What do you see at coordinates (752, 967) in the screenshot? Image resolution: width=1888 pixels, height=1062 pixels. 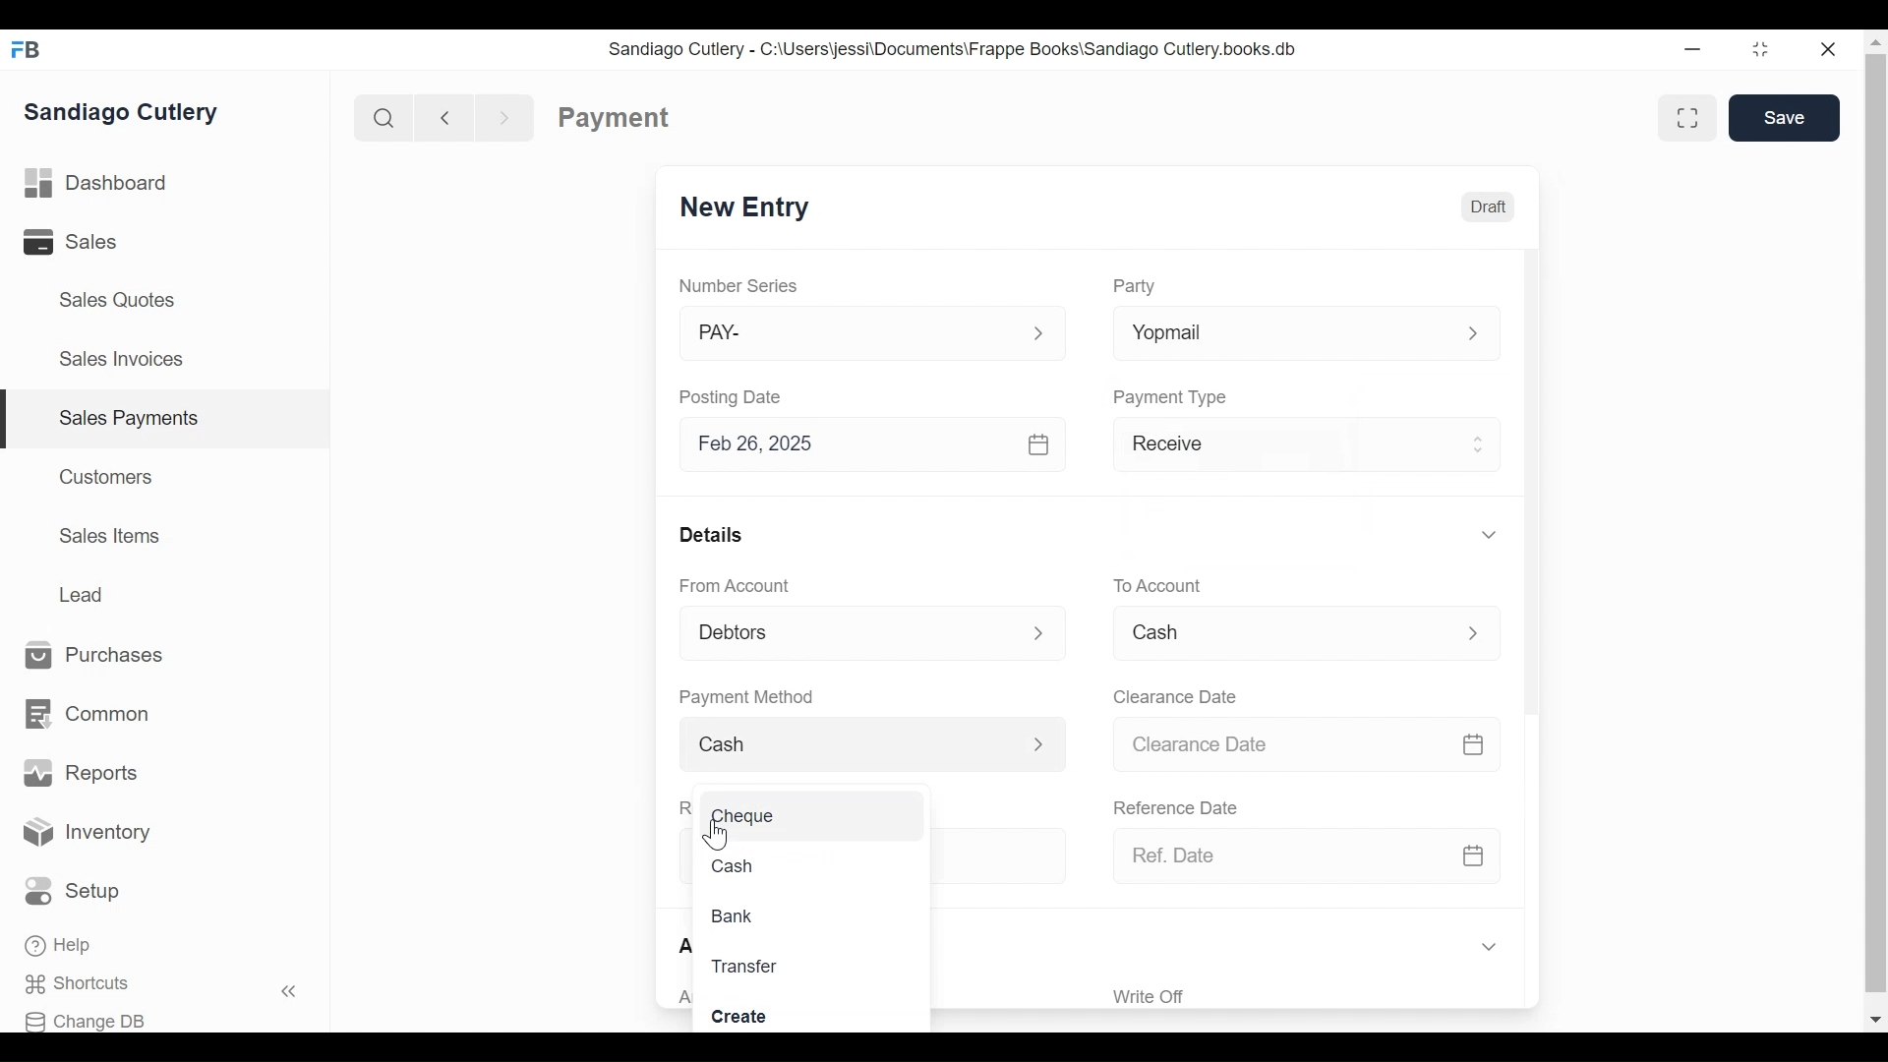 I see `Transfer` at bounding box center [752, 967].